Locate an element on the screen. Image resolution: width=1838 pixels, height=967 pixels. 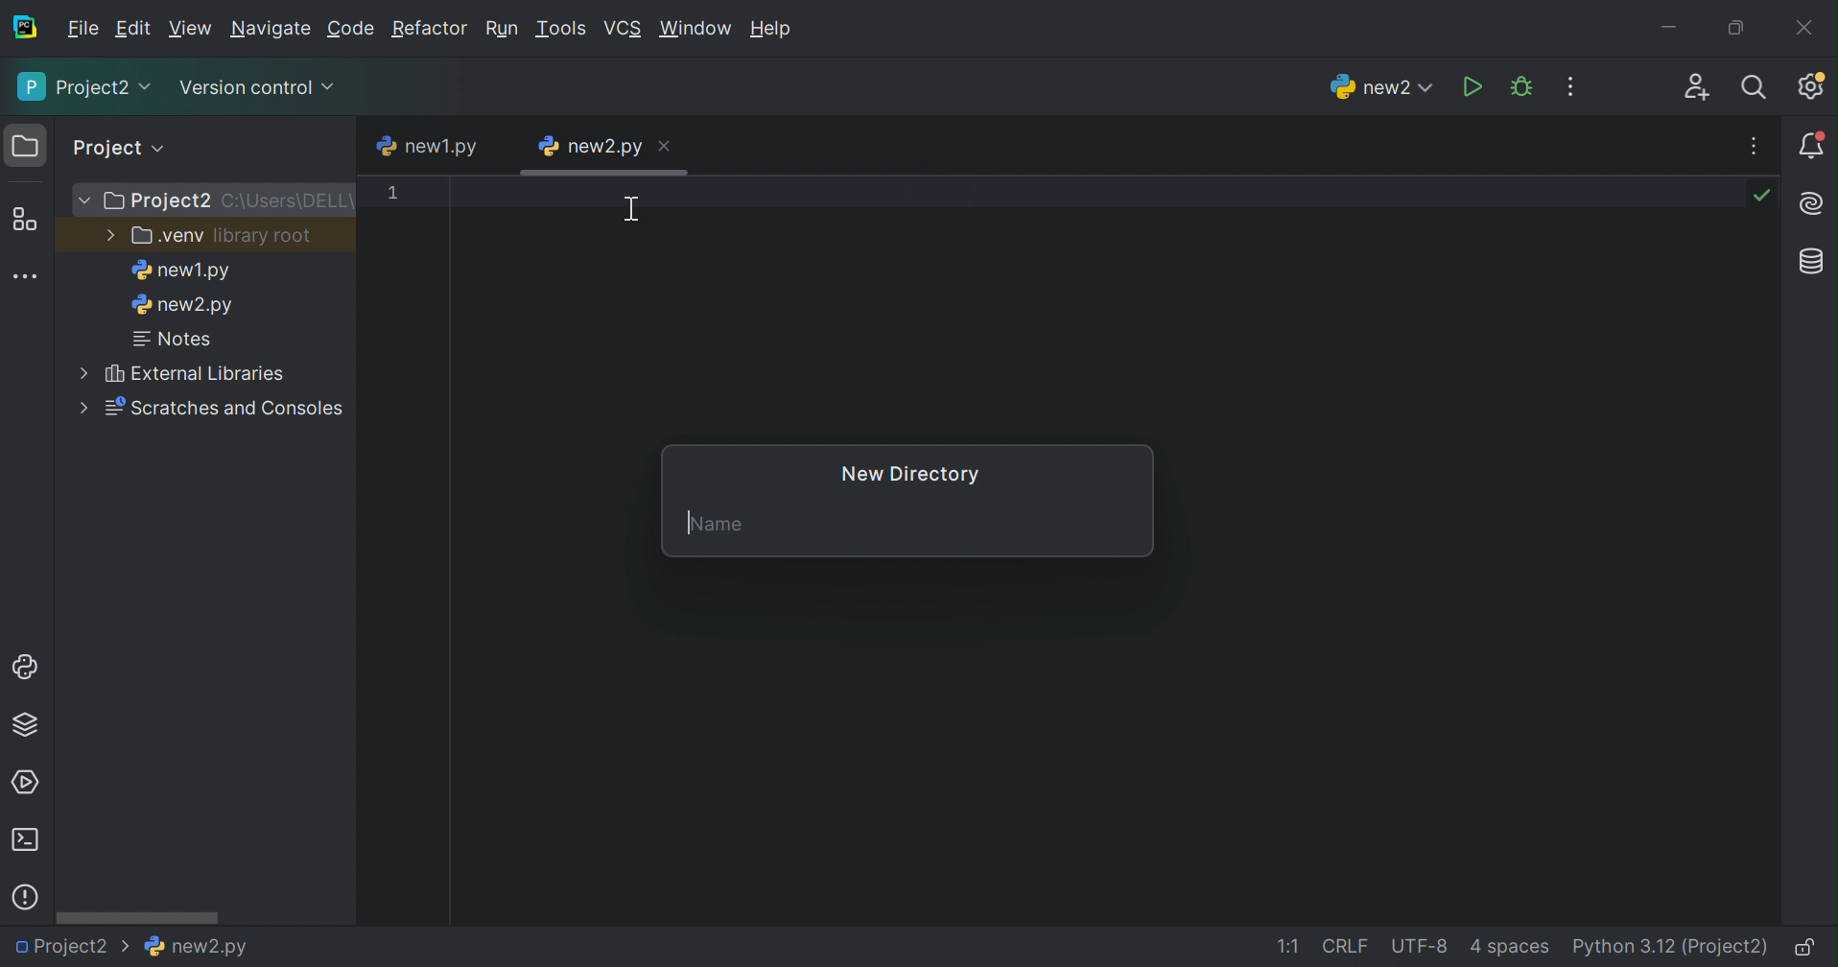
Code with me is located at coordinates (1697, 87).